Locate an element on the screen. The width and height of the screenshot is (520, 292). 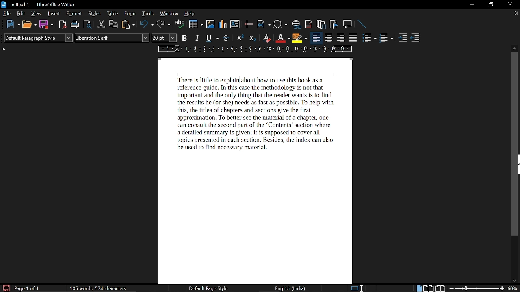
print is located at coordinates (75, 25).